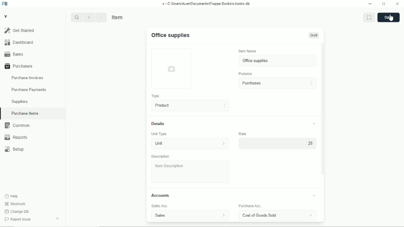 This screenshot has height=227, width=404. What do you see at coordinates (6, 16) in the screenshot?
I see `v` at bounding box center [6, 16].